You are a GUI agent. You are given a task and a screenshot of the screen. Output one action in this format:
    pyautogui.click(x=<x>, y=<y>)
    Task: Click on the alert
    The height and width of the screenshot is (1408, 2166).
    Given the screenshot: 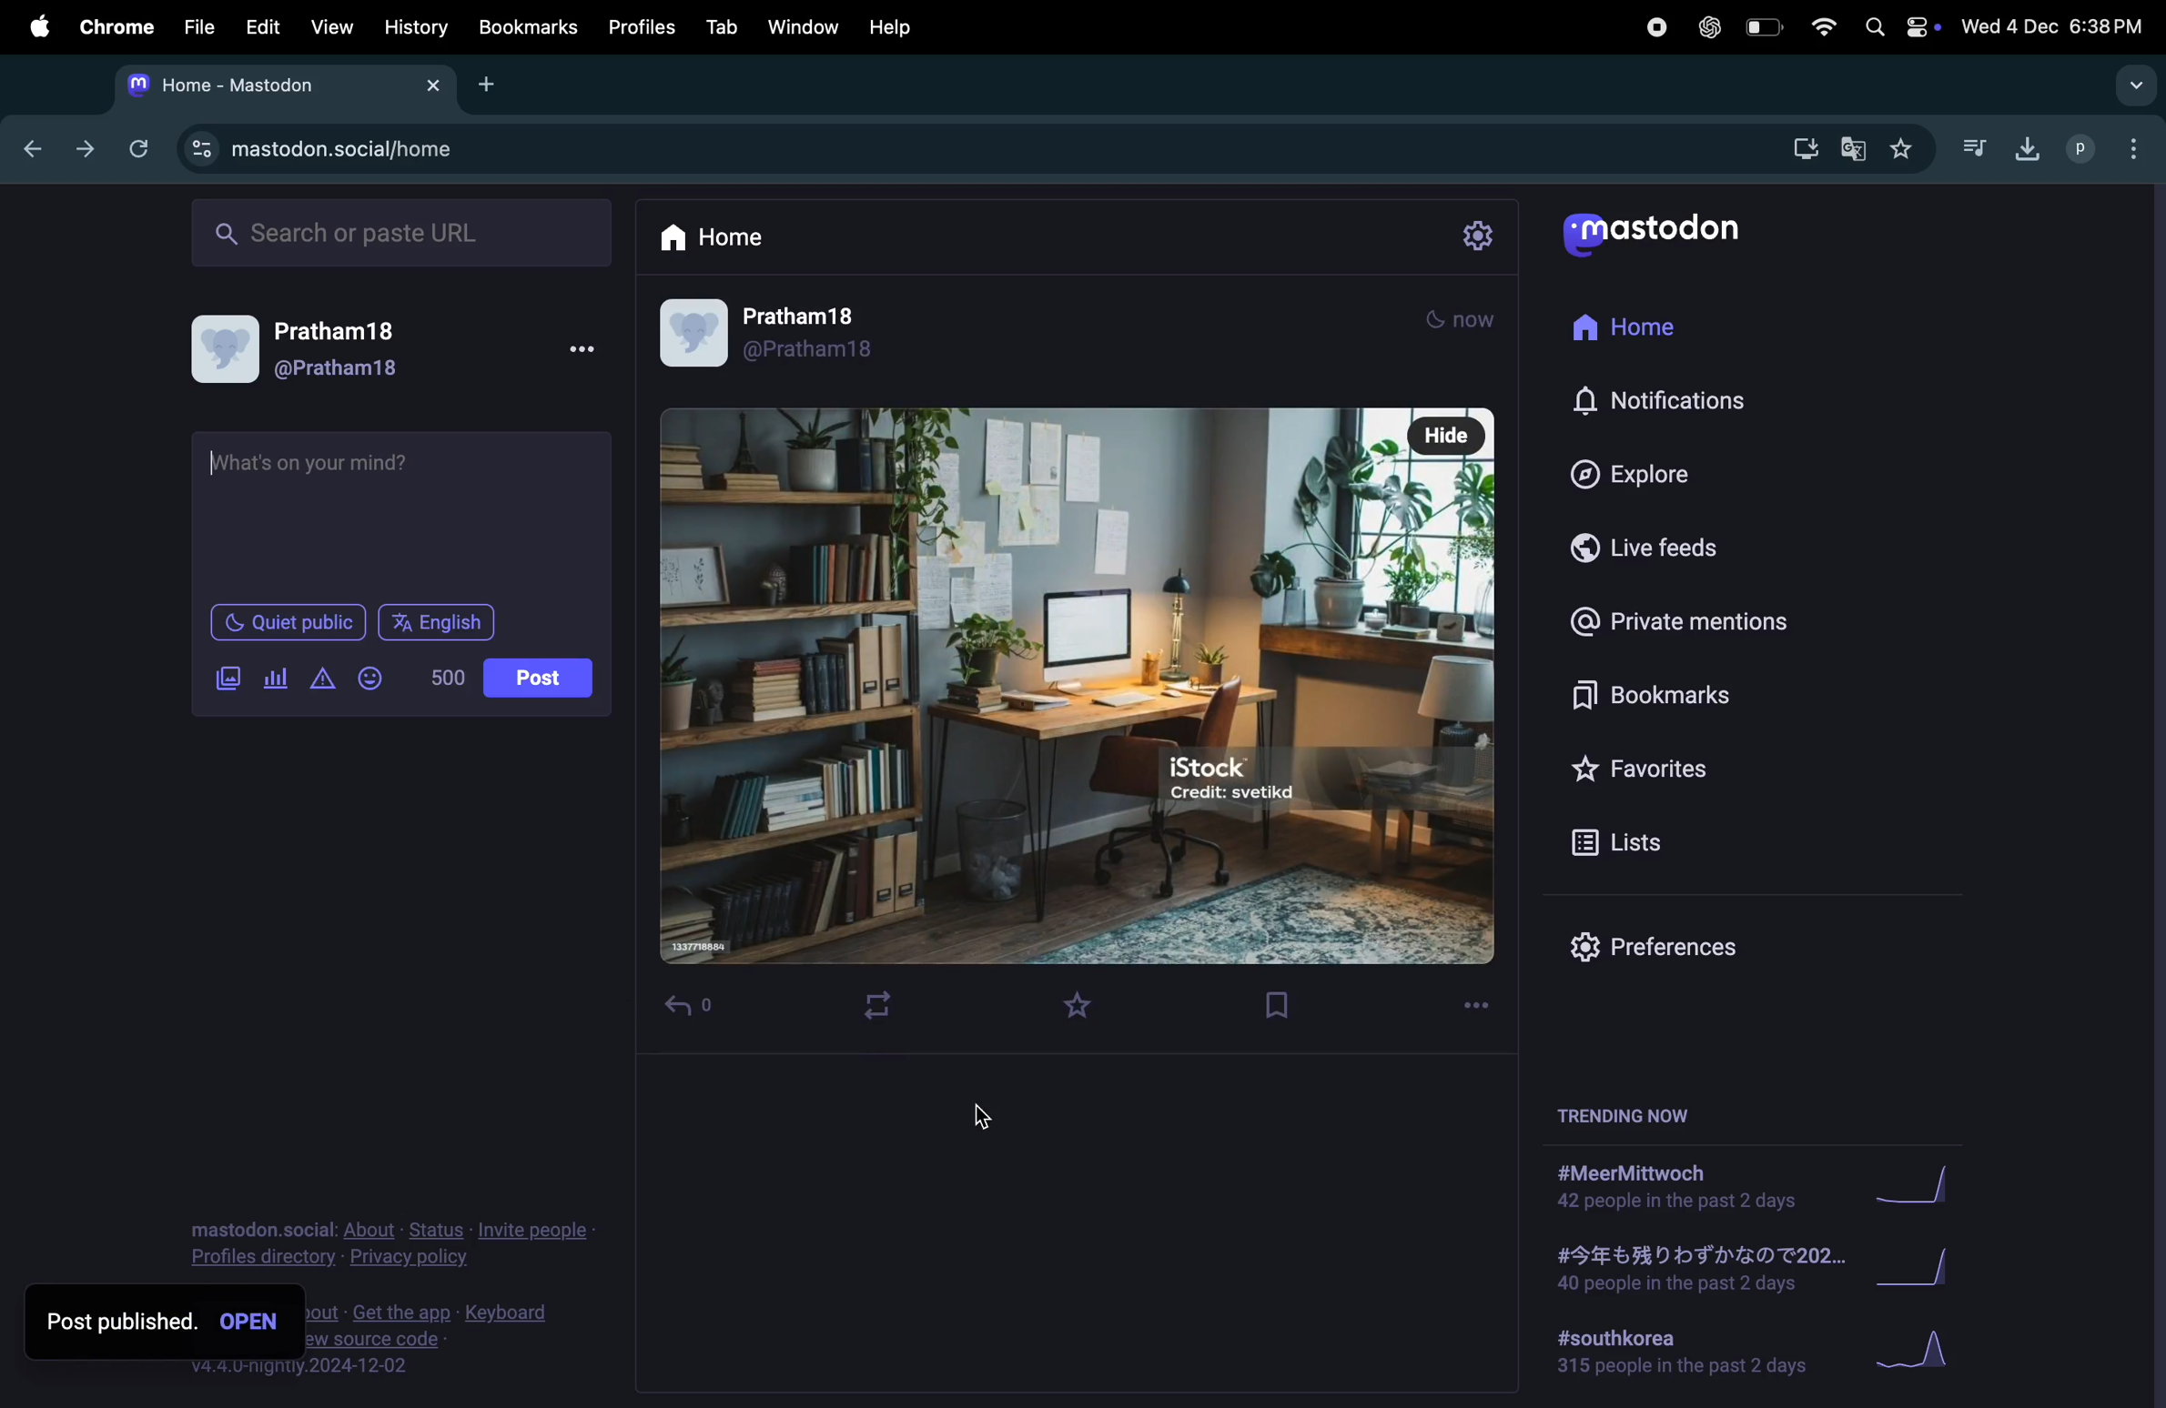 What is the action you would take?
    pyautogui.click(x=320, y=678)
    